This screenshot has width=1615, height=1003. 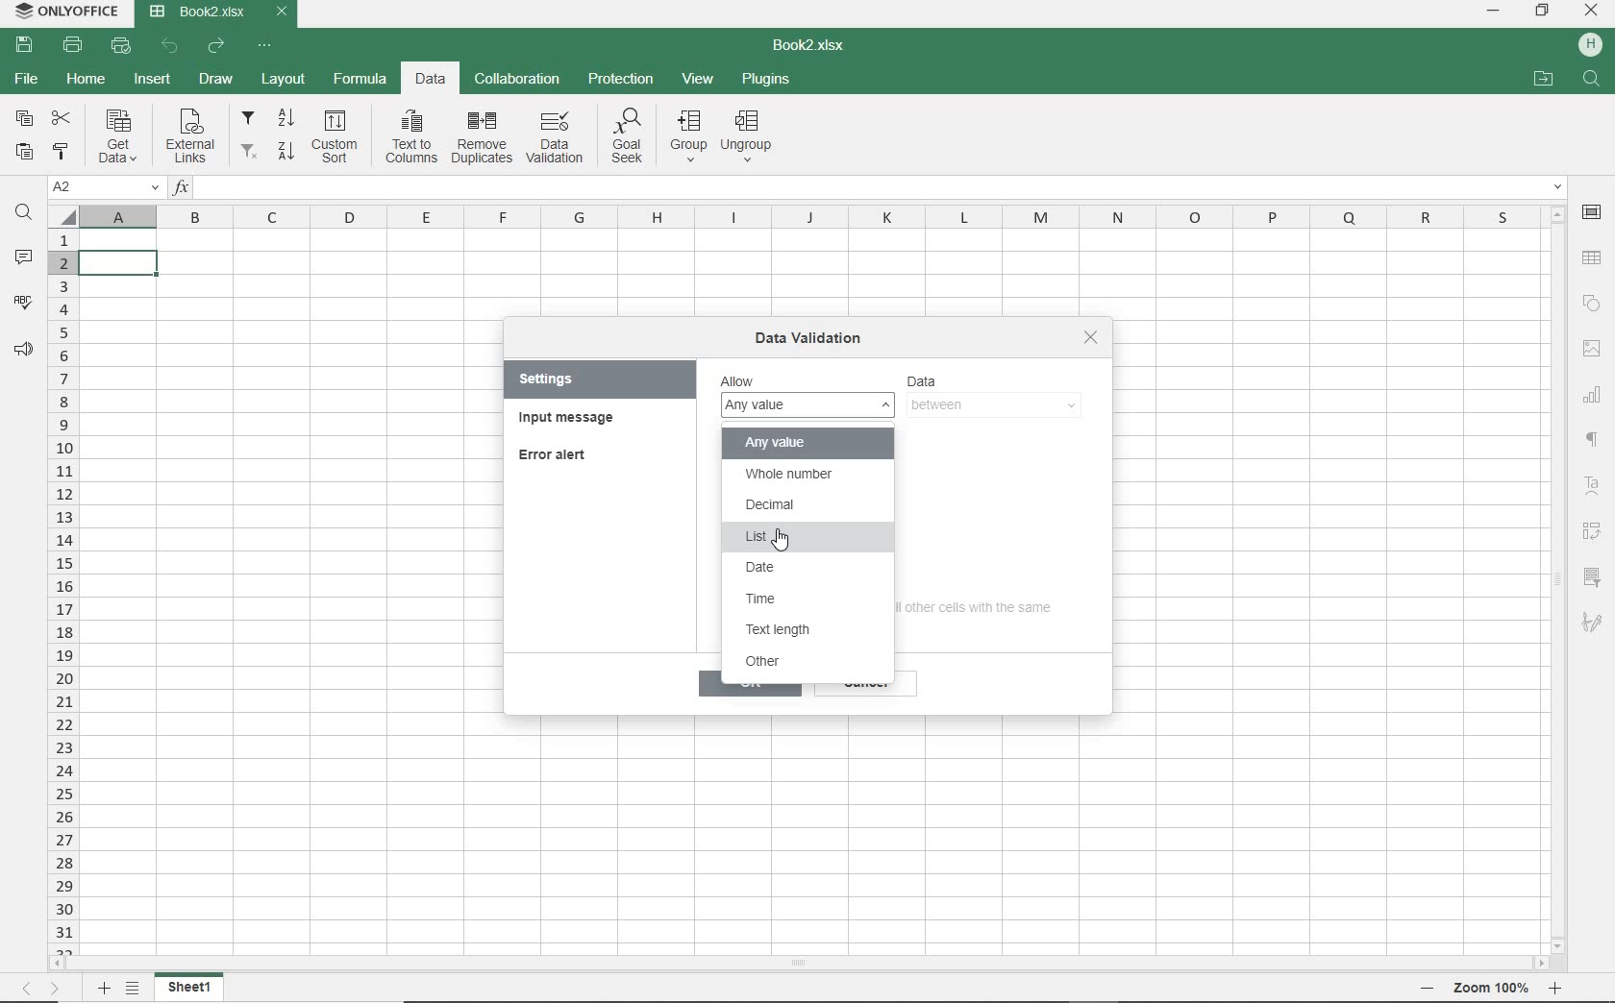 I want to click on SCROLLBAR, so click(x=1558, y=574).